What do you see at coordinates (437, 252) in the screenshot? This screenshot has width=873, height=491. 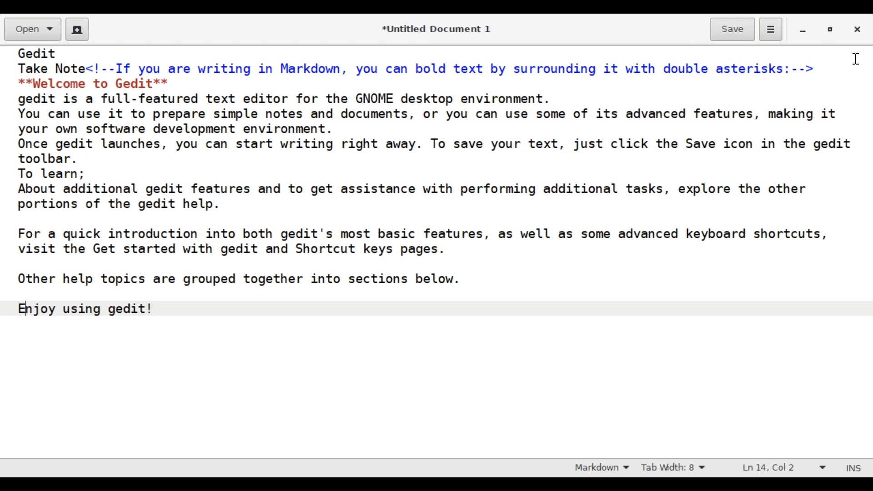 I see `Gedit Take Note<!--If you are writing in Markdown, you can bold text by surrounding it with double asterisks:--> **Welcome to Gedit** gedit is a full-featured text editor for the GNOME desktop environment. You can use it to prepare simple notes and documents, or you can use some of its advanced features, making it your own software development environment` at bounding box center [437, 252].